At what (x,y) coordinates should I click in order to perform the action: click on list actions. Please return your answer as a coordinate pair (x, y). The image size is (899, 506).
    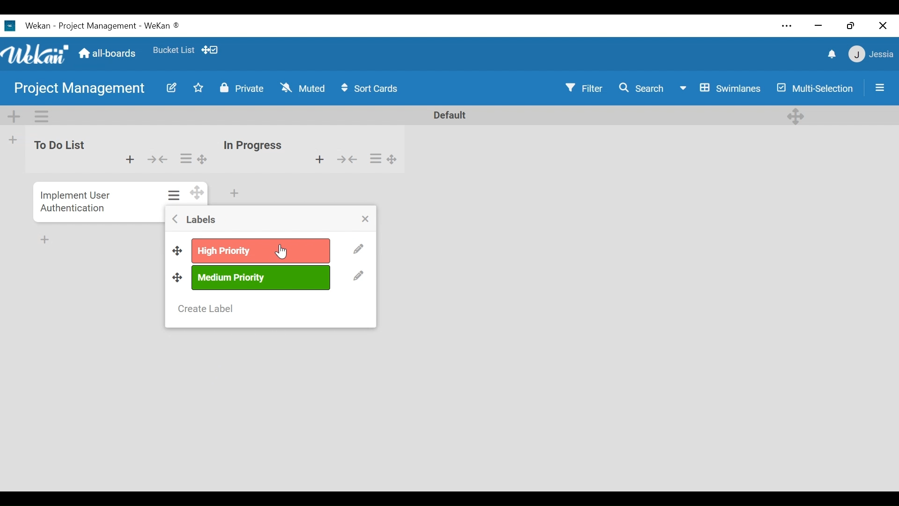
    Looking at the image, I should click on (376, 159).